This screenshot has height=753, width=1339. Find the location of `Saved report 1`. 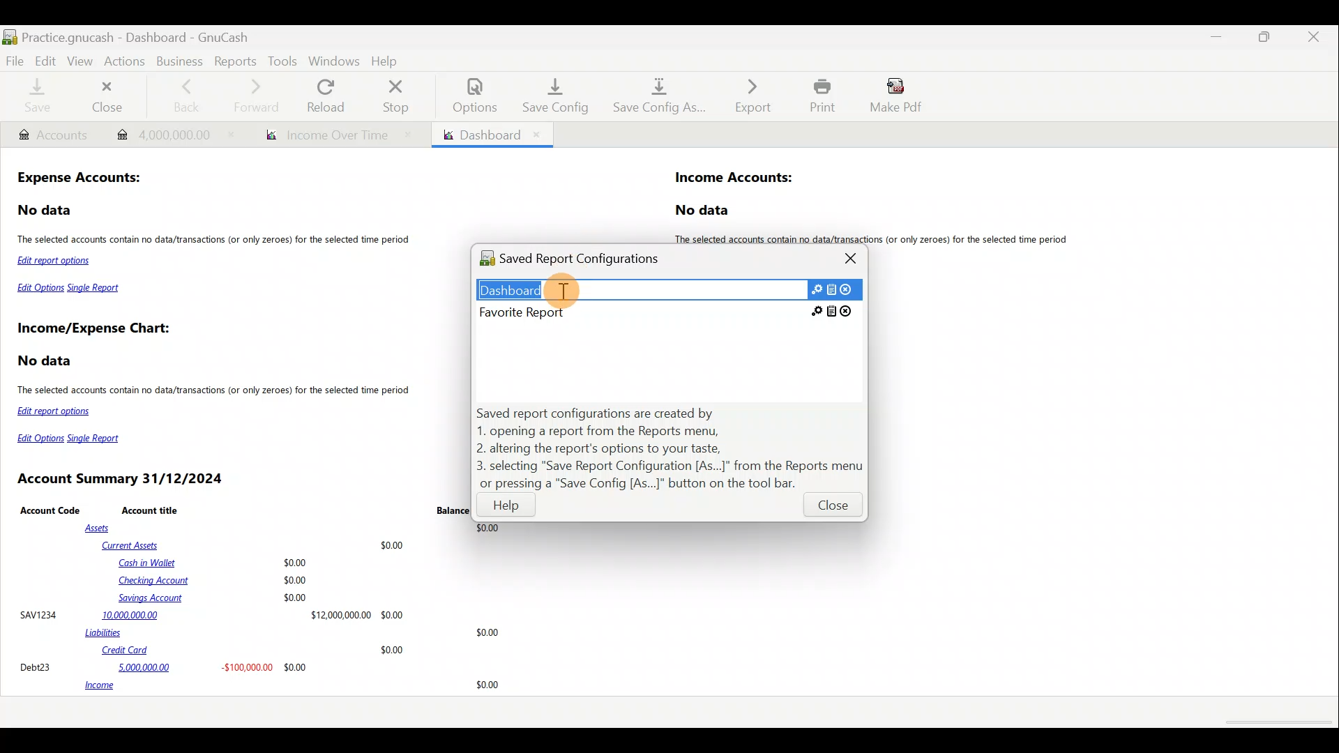

Saved report 1 is located at coordinates (669, 289).